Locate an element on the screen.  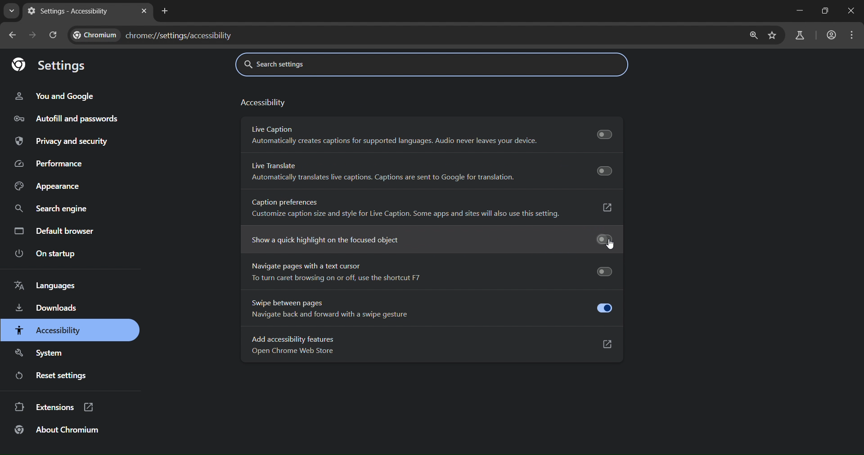
reload page is located at coordinates (53, 36).